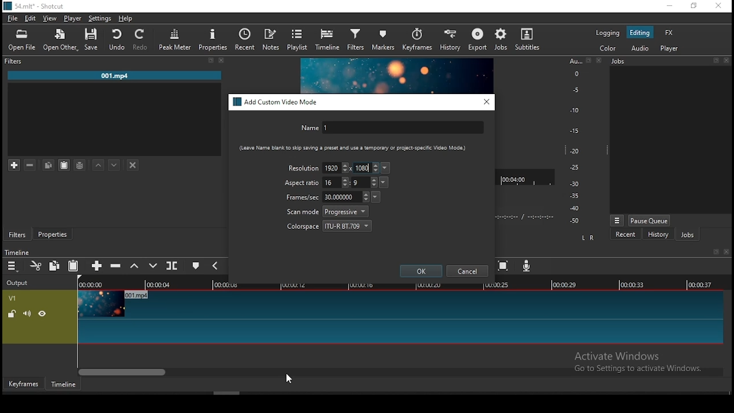 This screenshot has height=413, width=734. I want to click on cut, so click(36, 266).